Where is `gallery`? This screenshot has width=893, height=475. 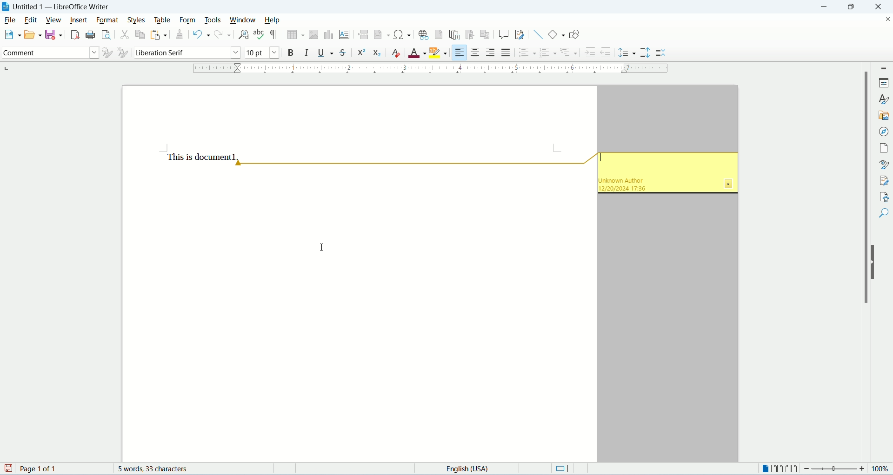 gallery is located at coordinates (883, 116).